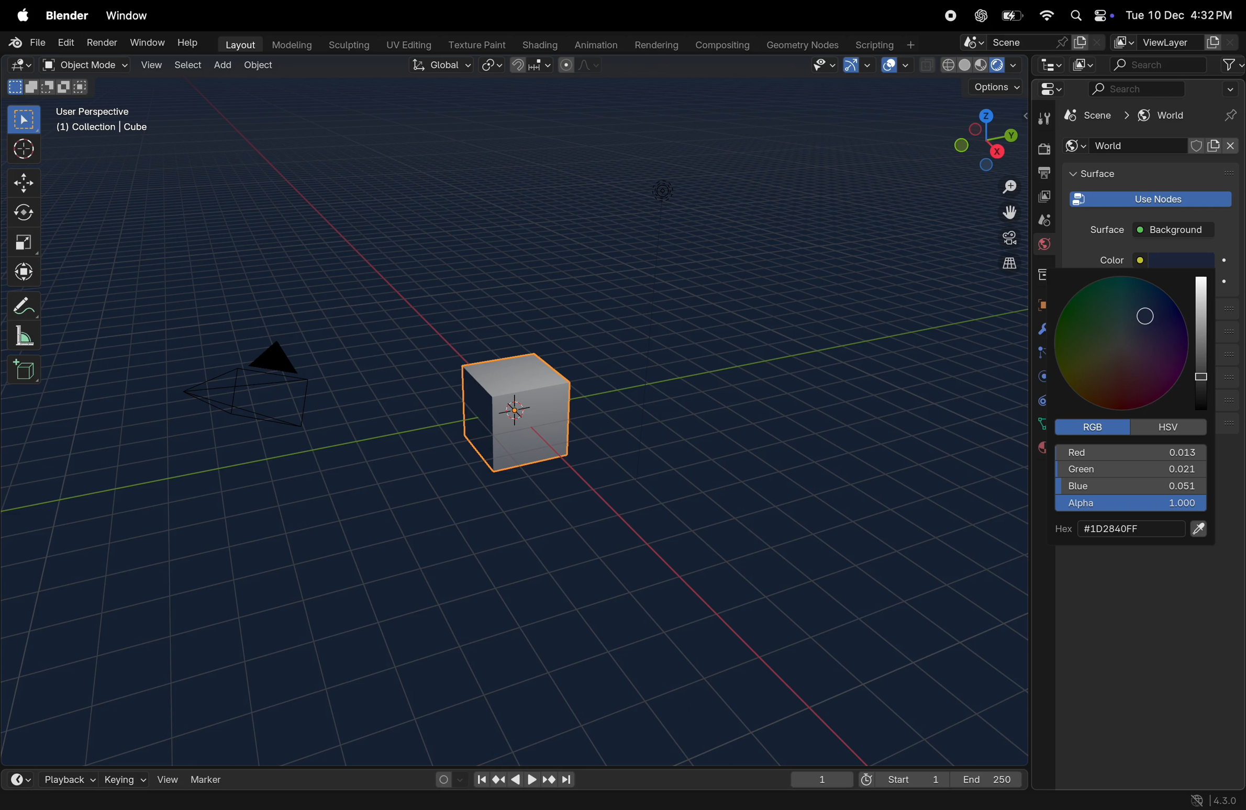 The width and height of the screenshot is (1246, 810). Describe the element at coordinates (1011, 16) in the screenshot. I see `battery` at that location.